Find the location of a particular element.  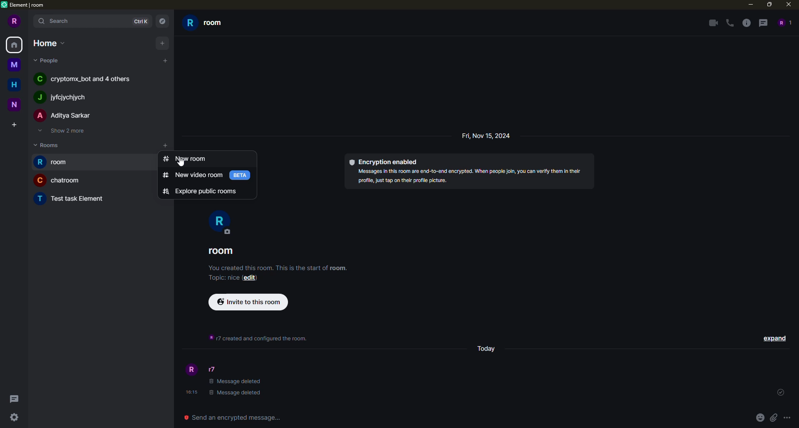

day is located at coordinates (489, 135).